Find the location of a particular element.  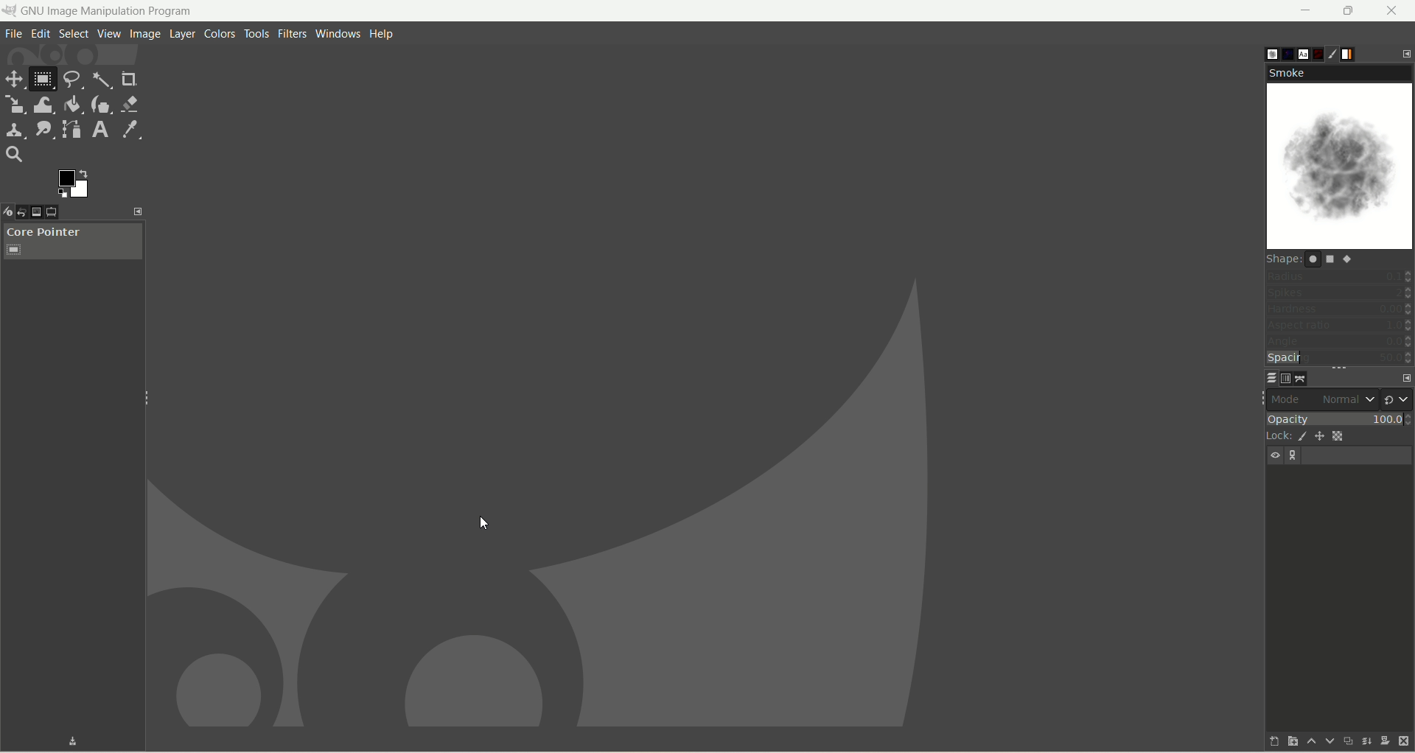

lock is located at coordinates (1275, 435).